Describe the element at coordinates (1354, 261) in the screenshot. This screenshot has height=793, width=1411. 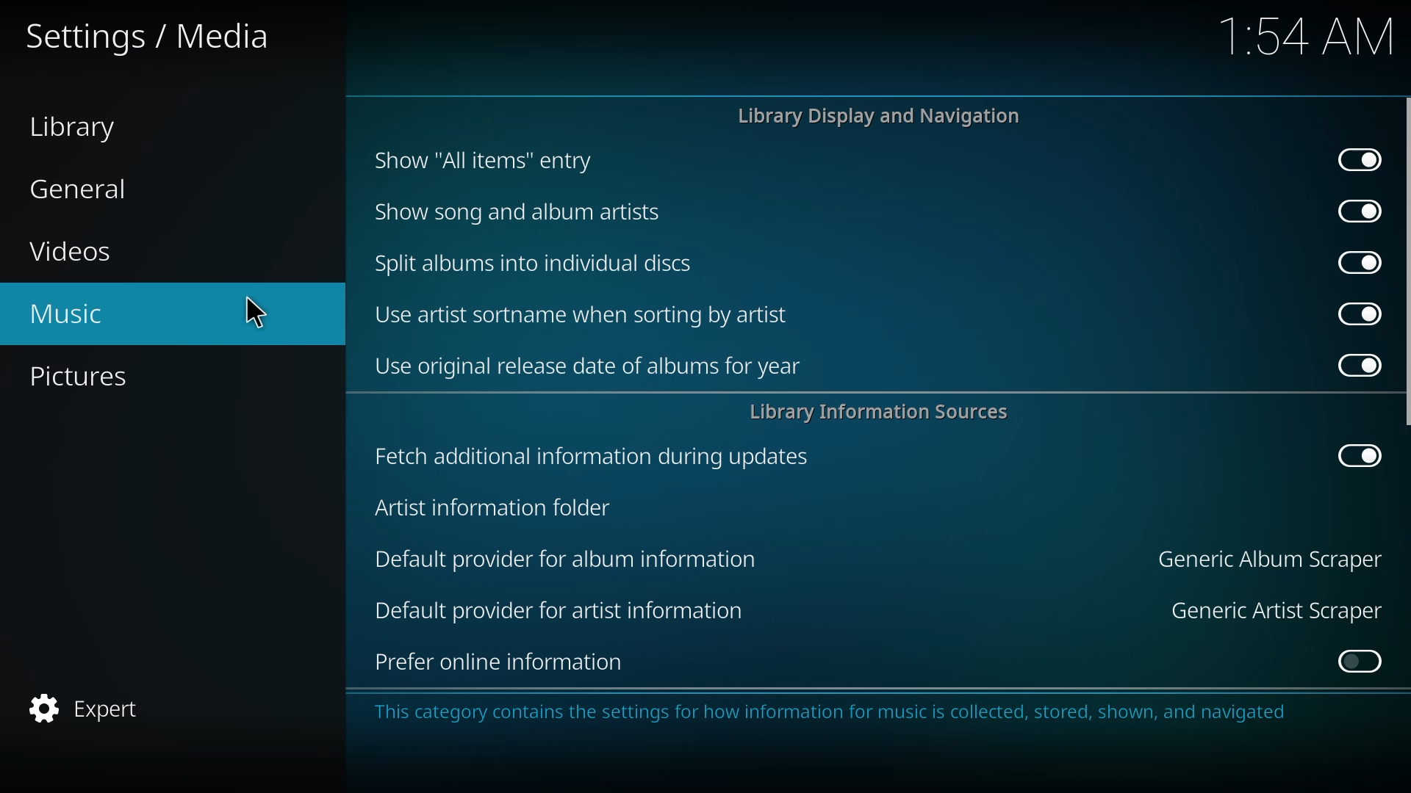
I see `enabled` at that location.